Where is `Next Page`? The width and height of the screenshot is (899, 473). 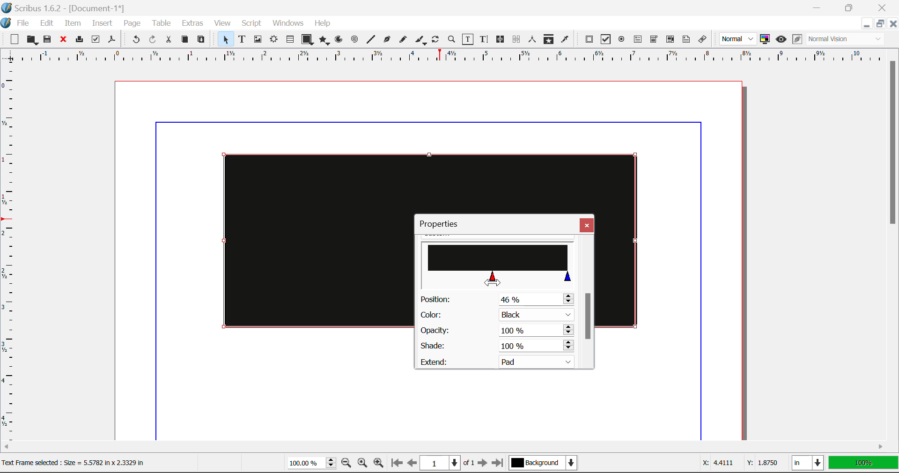
Next Page is located at coordinates (482, 464).